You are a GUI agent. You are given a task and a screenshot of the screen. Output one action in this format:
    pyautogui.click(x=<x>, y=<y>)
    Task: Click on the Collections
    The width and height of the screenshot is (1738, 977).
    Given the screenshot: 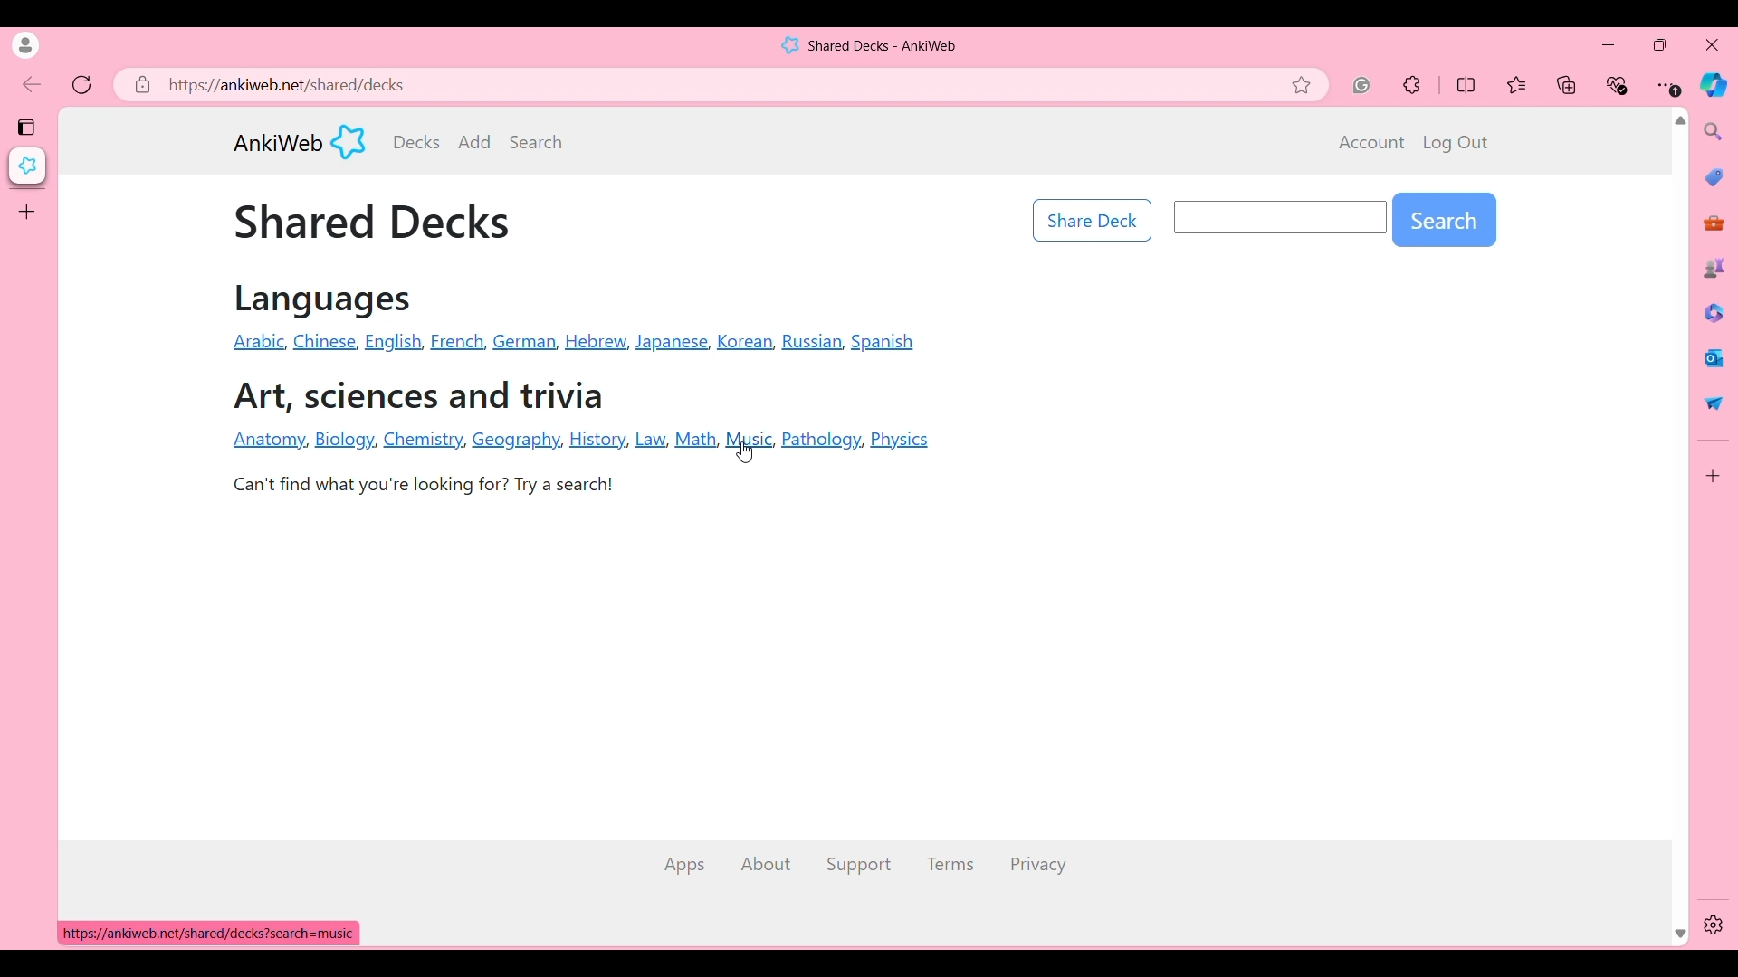 What is the action you would take?
    pyautogui.click(x=1568, y=84)
    